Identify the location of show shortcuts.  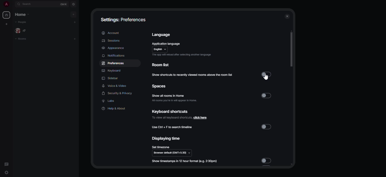
(192, 75).